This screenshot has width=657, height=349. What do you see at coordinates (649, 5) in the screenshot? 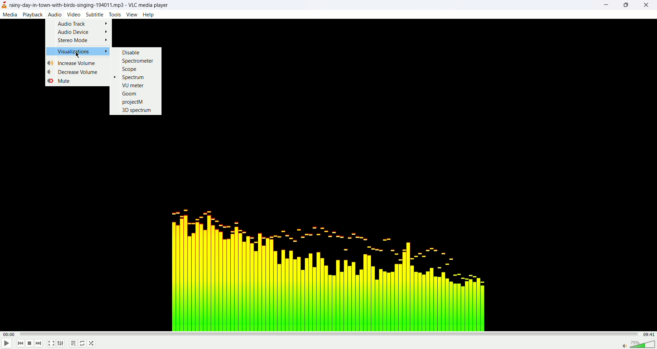
I see `close` at bounding box center [649, 5].